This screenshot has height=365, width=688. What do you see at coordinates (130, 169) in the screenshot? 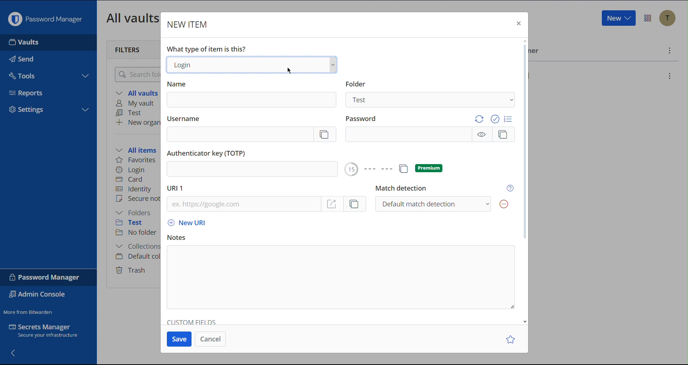
I see `Login` at bounding box center [130, 169].